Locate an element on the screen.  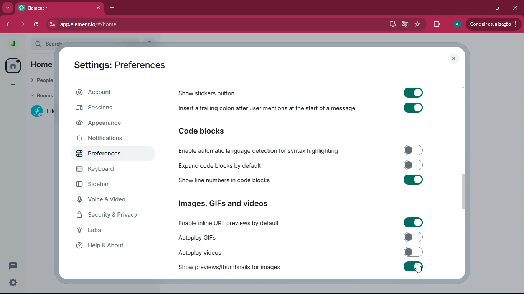
Toggle on is located at coordinates (414, 92).